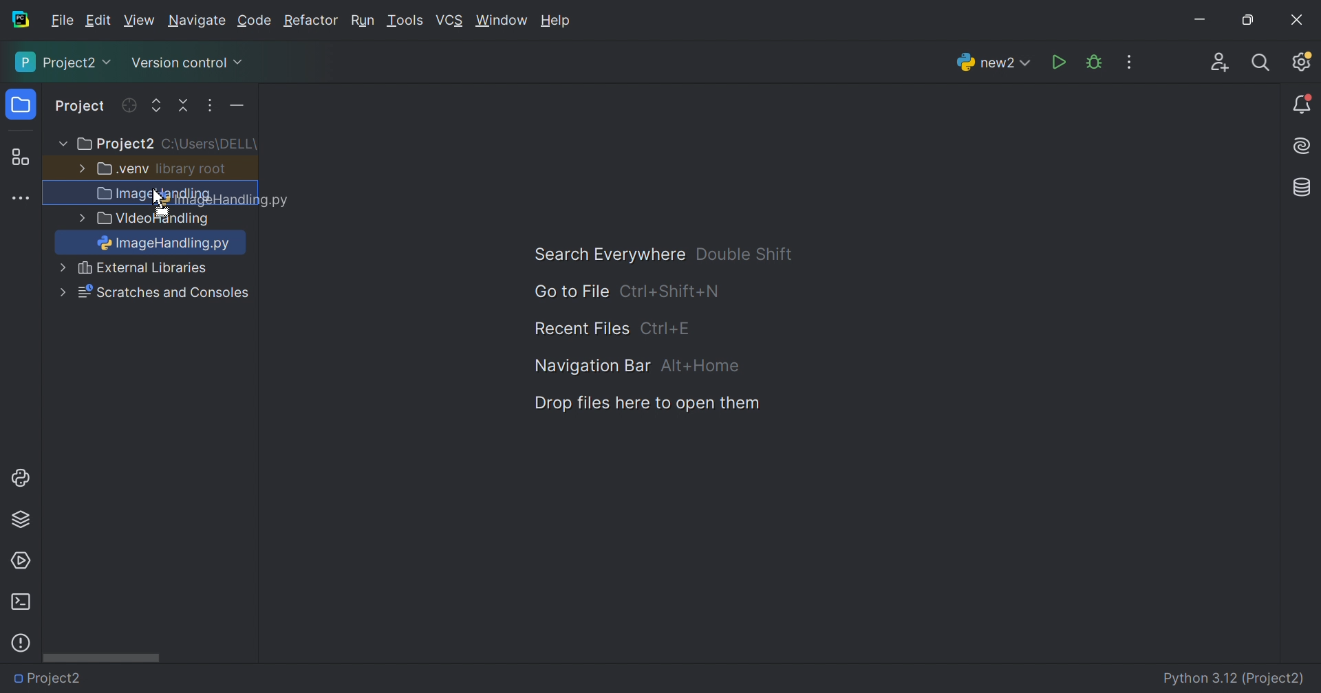 Image resolution: width=1321 pixels, height=693 pixels. Describe the element at coordinates (588, 365) in the screenshot. I see `Navigation Bar` at that location.